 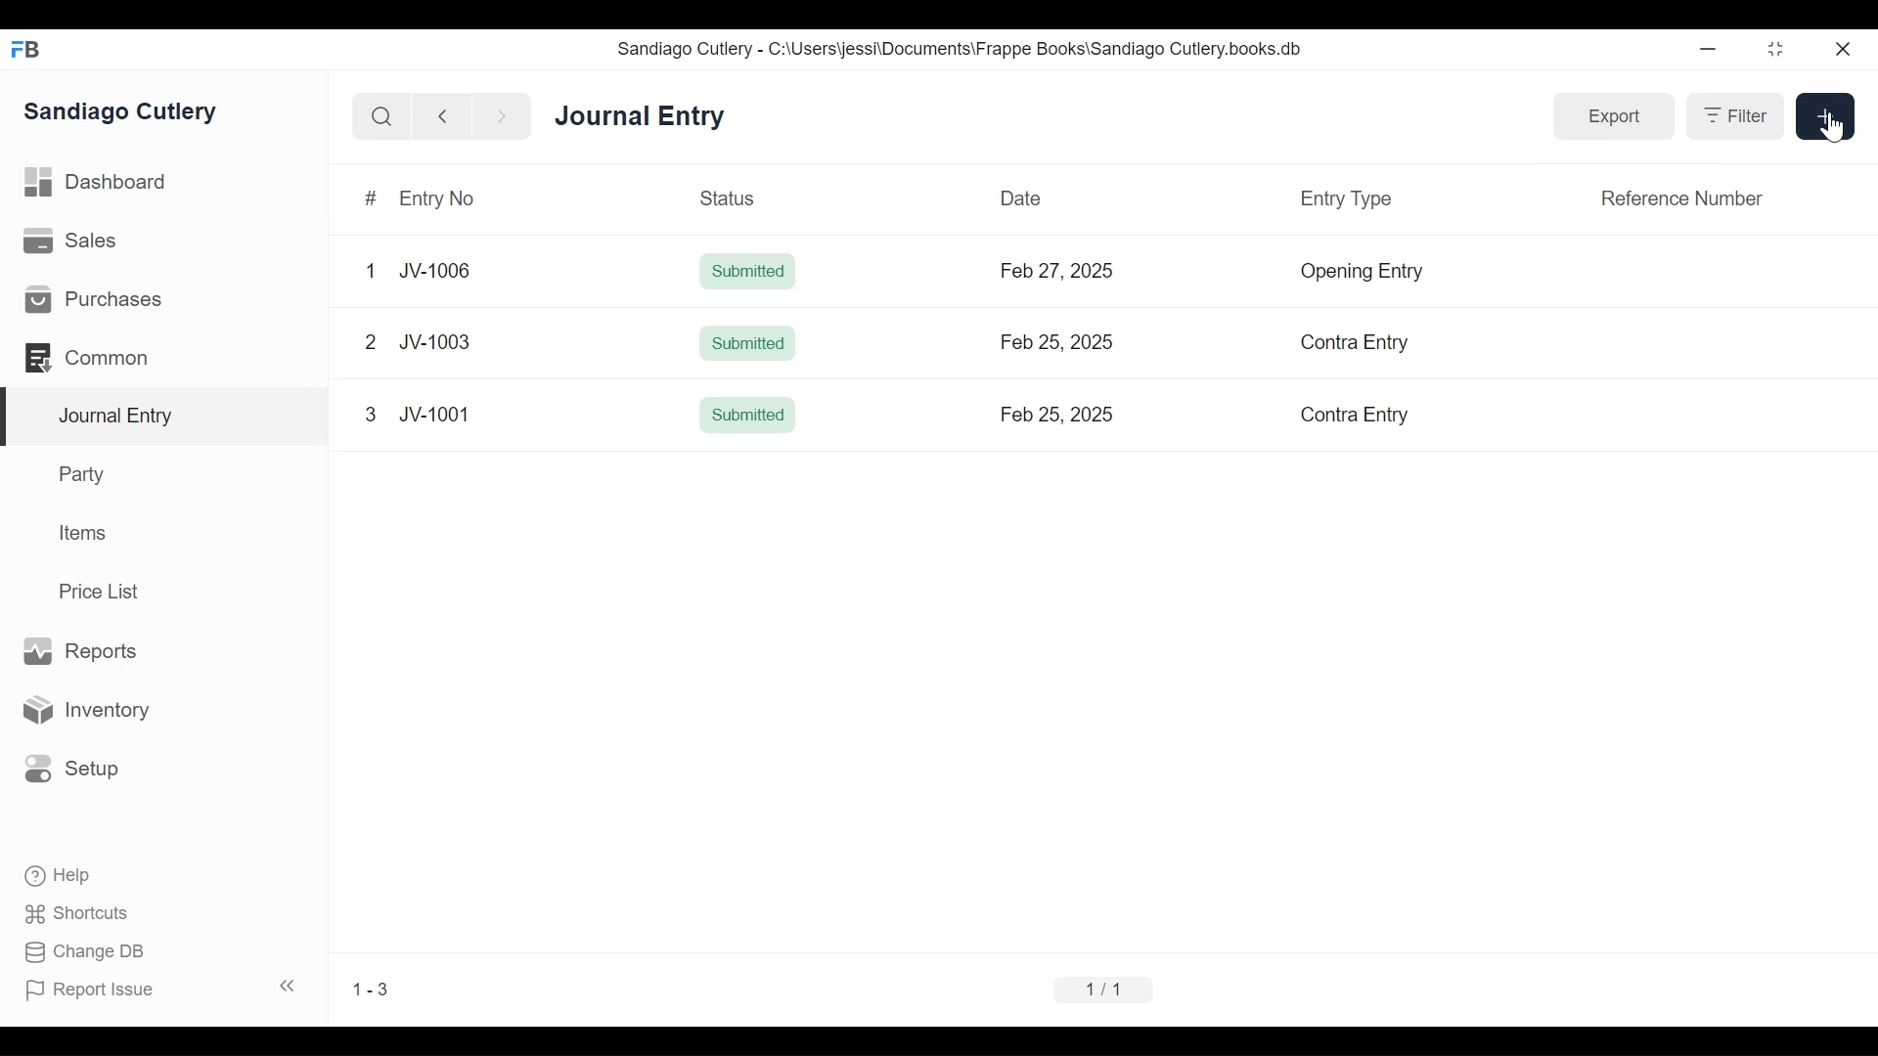 I want to click on add, so click(x=1827, y=117).